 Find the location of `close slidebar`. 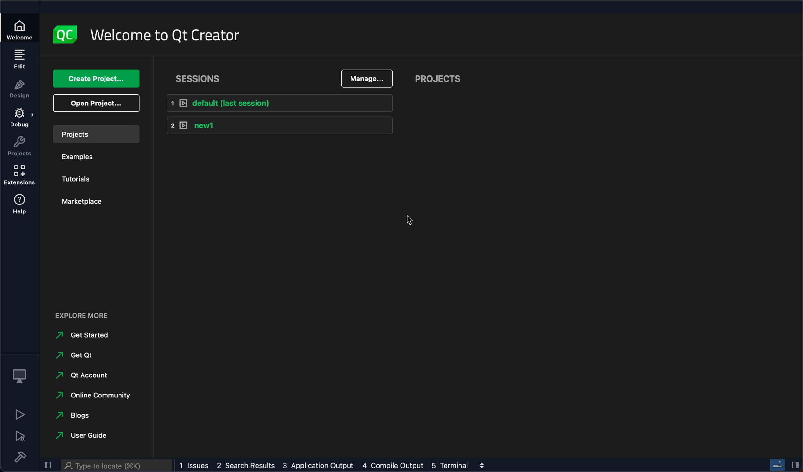

close slidebar is located at coordinates (796, 465).